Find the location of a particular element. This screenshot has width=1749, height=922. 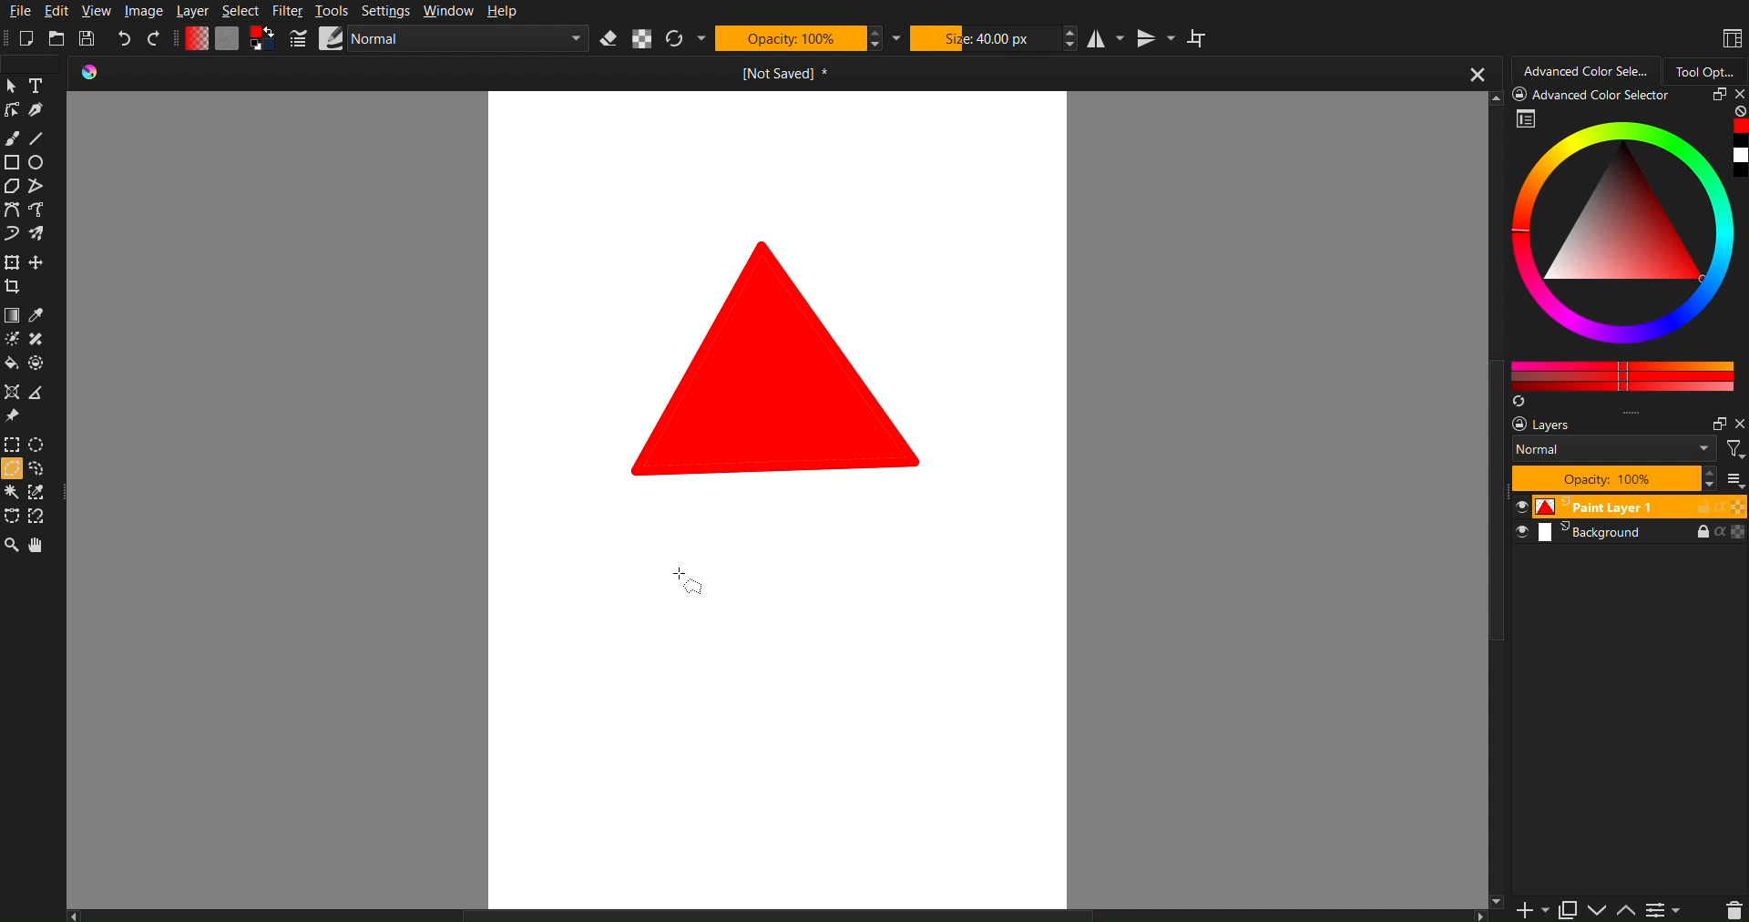

Undo is located at coordinates (123, 35).